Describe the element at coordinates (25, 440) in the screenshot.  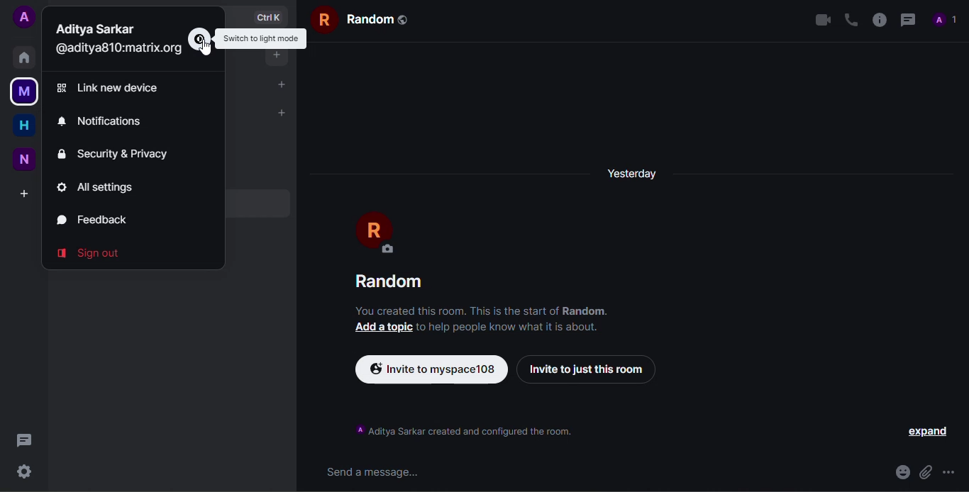
I see `threads` at that location.